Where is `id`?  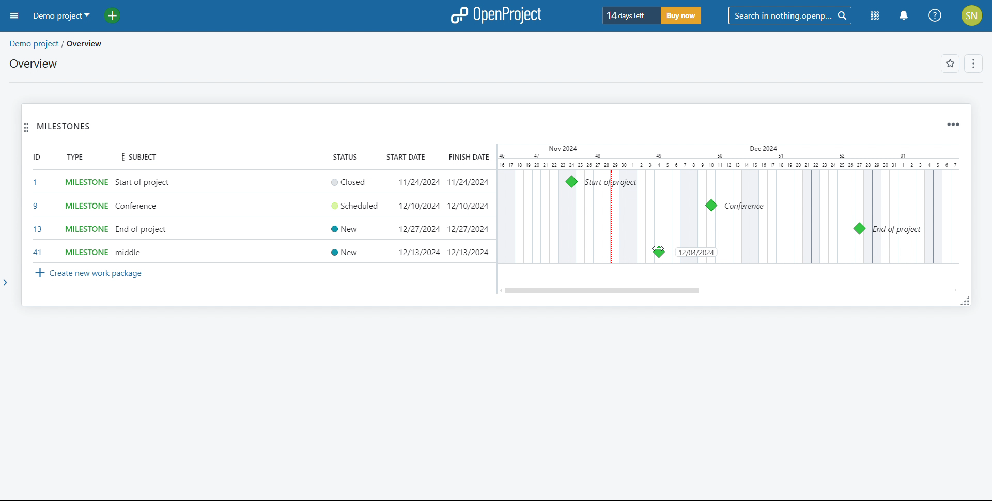
id is located at coordinates (37, 156).